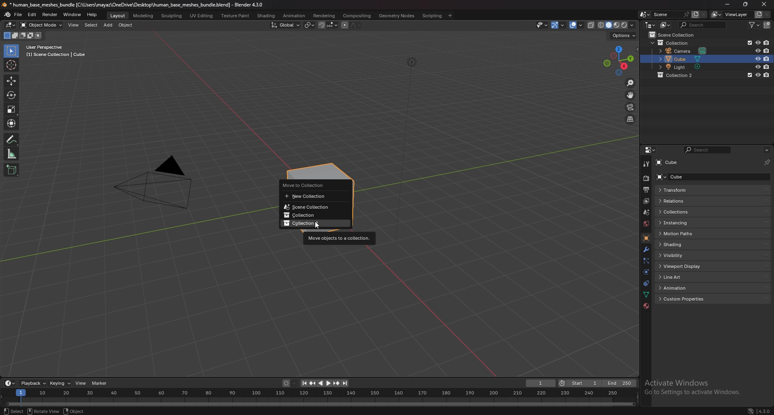 The width and height of the screenshot is (774, 415). What do you see at coordinates (686, 14) in the screenshot?
I see `pin scene` at bounding box center [686, 14].